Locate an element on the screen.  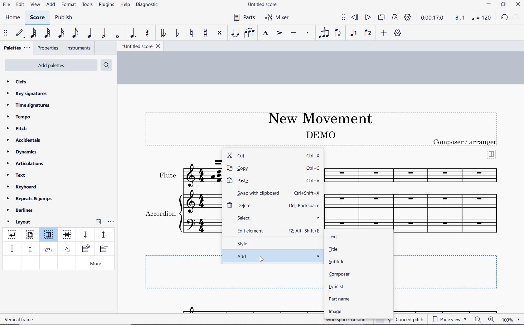
file is located at coordinates (6, 6).